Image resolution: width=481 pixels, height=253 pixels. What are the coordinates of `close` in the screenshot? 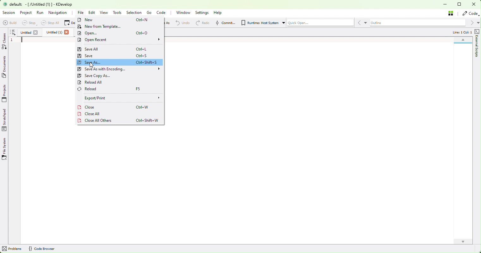 It's located at (475, 4).